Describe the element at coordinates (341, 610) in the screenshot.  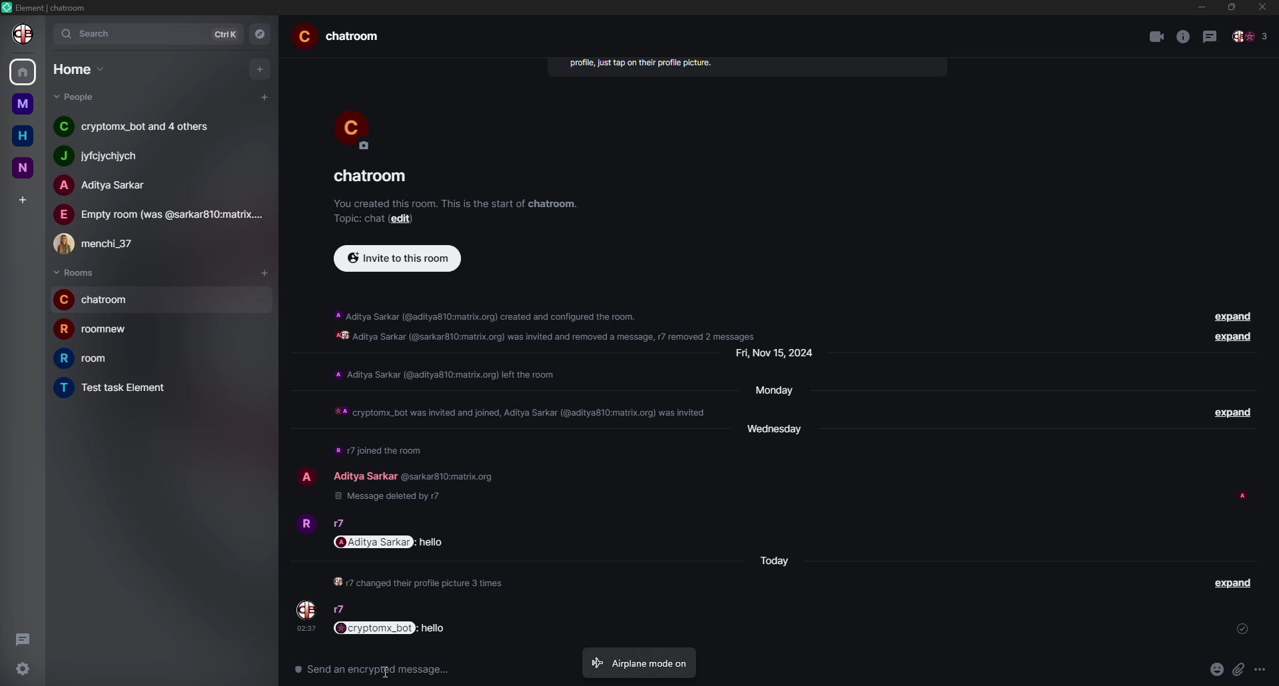
I see `people` at that location.